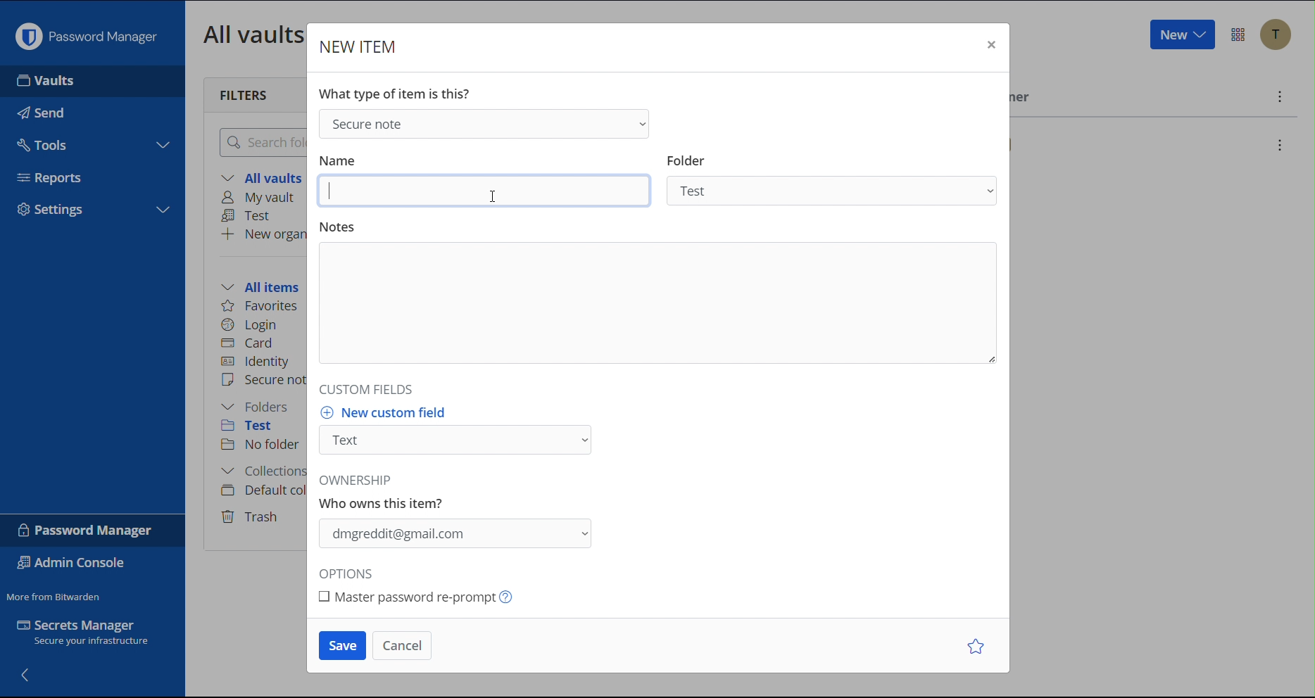  Describe the element at coordinates (249, 323) in the screenshot. I see `Login` at that location.